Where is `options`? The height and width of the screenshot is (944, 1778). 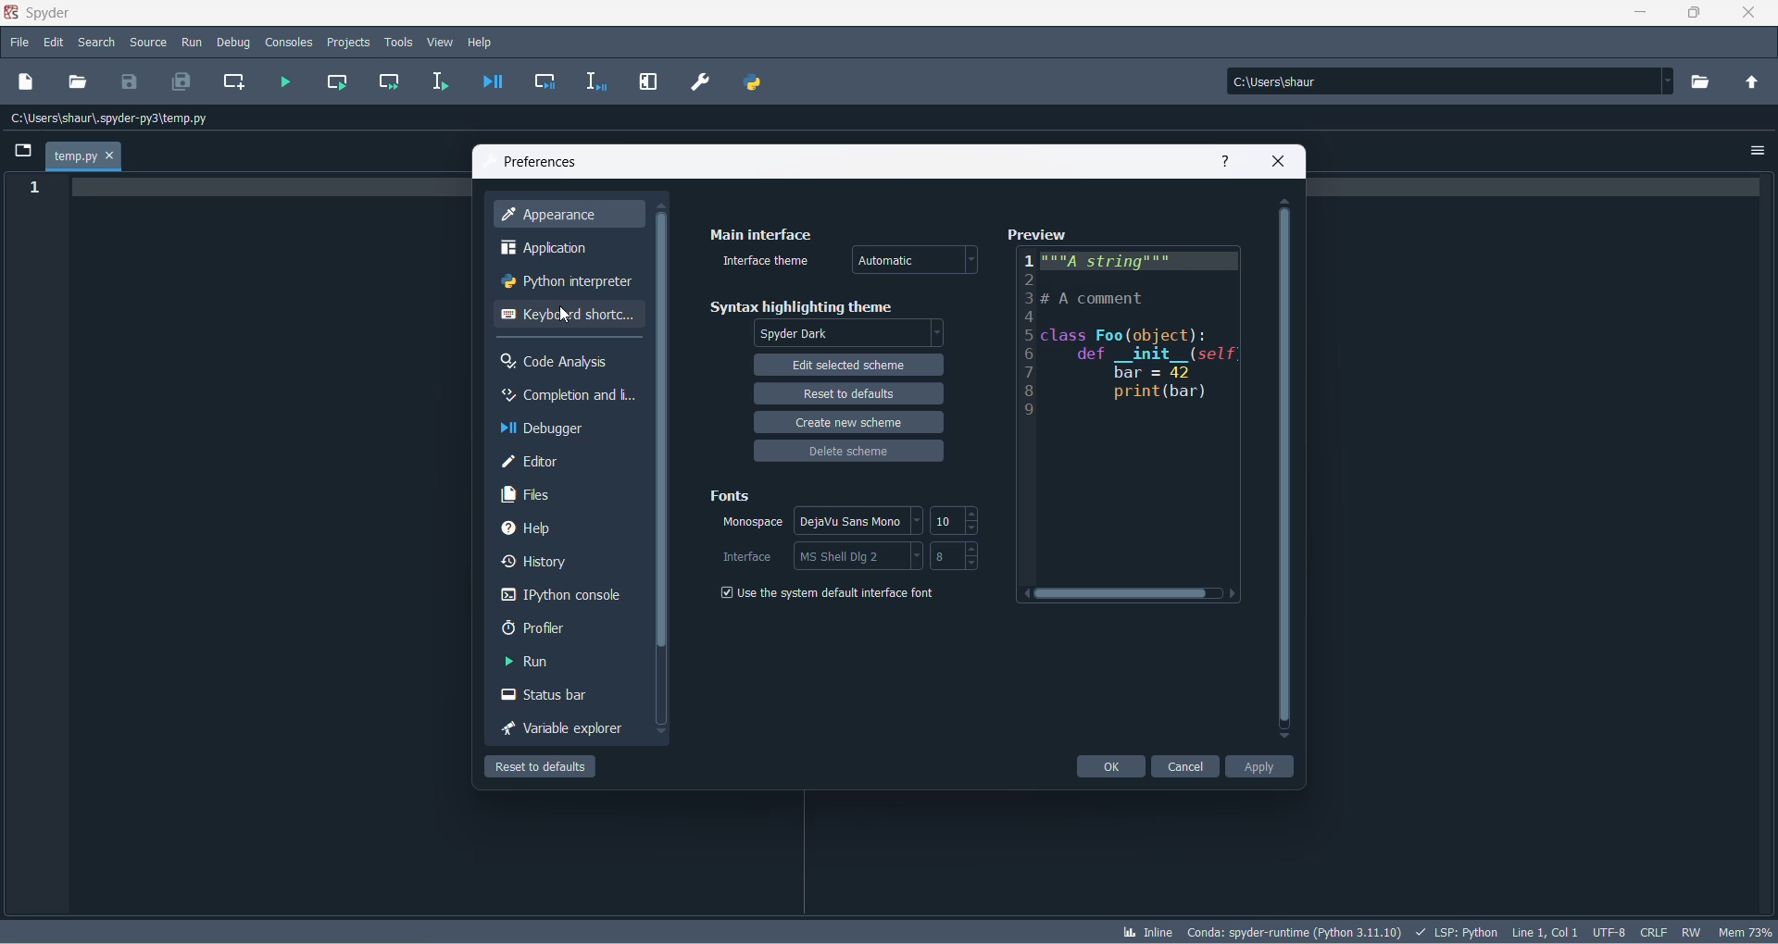
options is located at coordinates (1757, 151).